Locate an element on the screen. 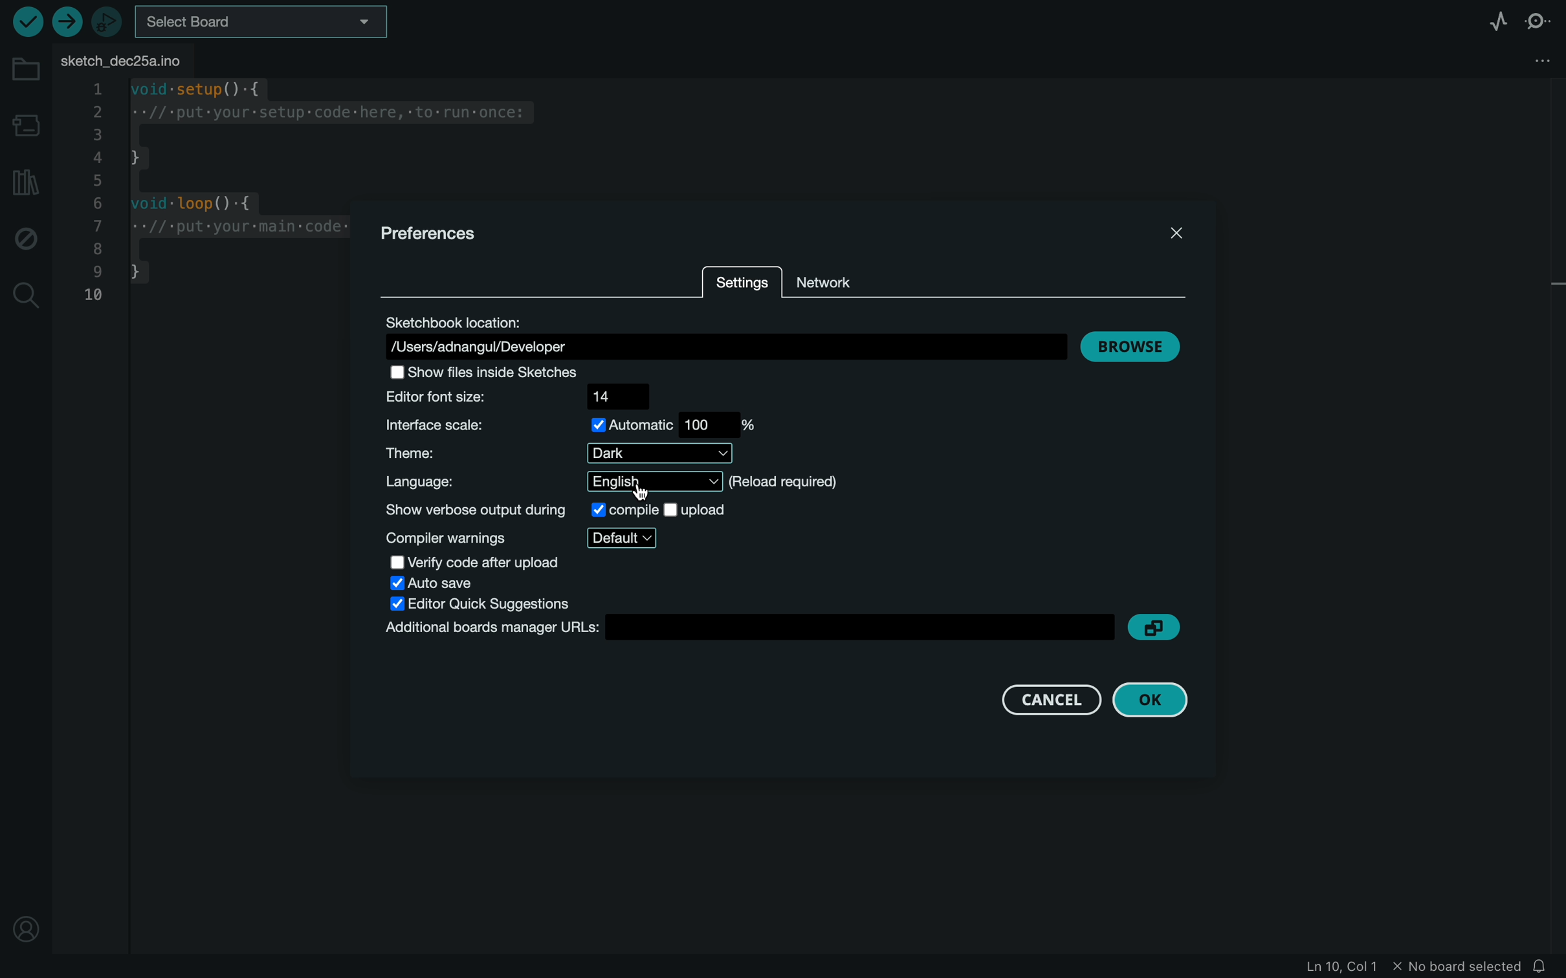 This screenshot has width=1566, height=978. compiler is located at coordinates (520, 538).